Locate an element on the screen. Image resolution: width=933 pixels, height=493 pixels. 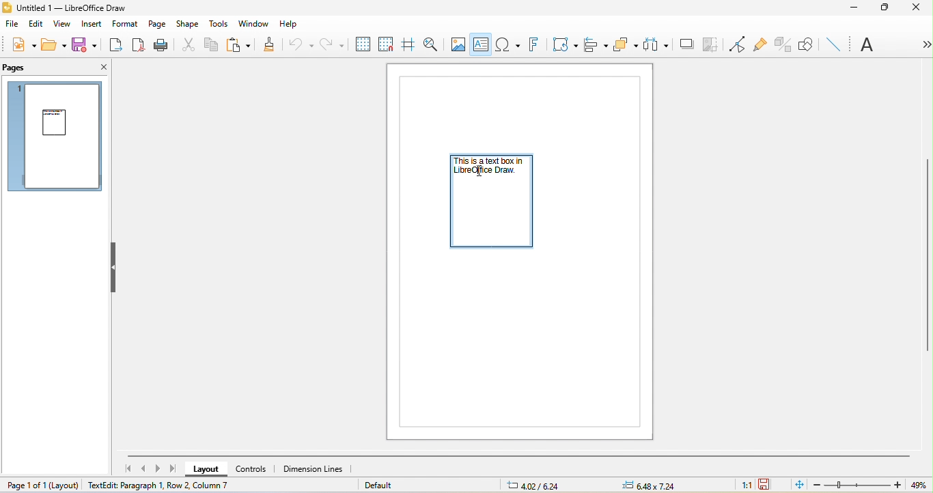
cut is located at coordinates (187, 44).